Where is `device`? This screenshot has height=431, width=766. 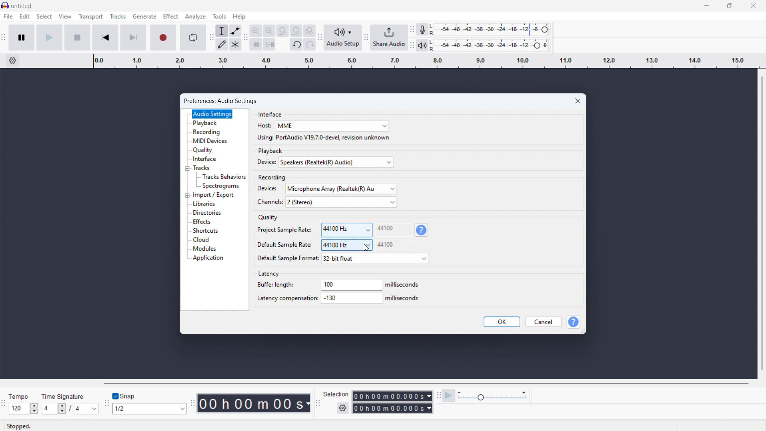 device is located at coordinates (268, 188).